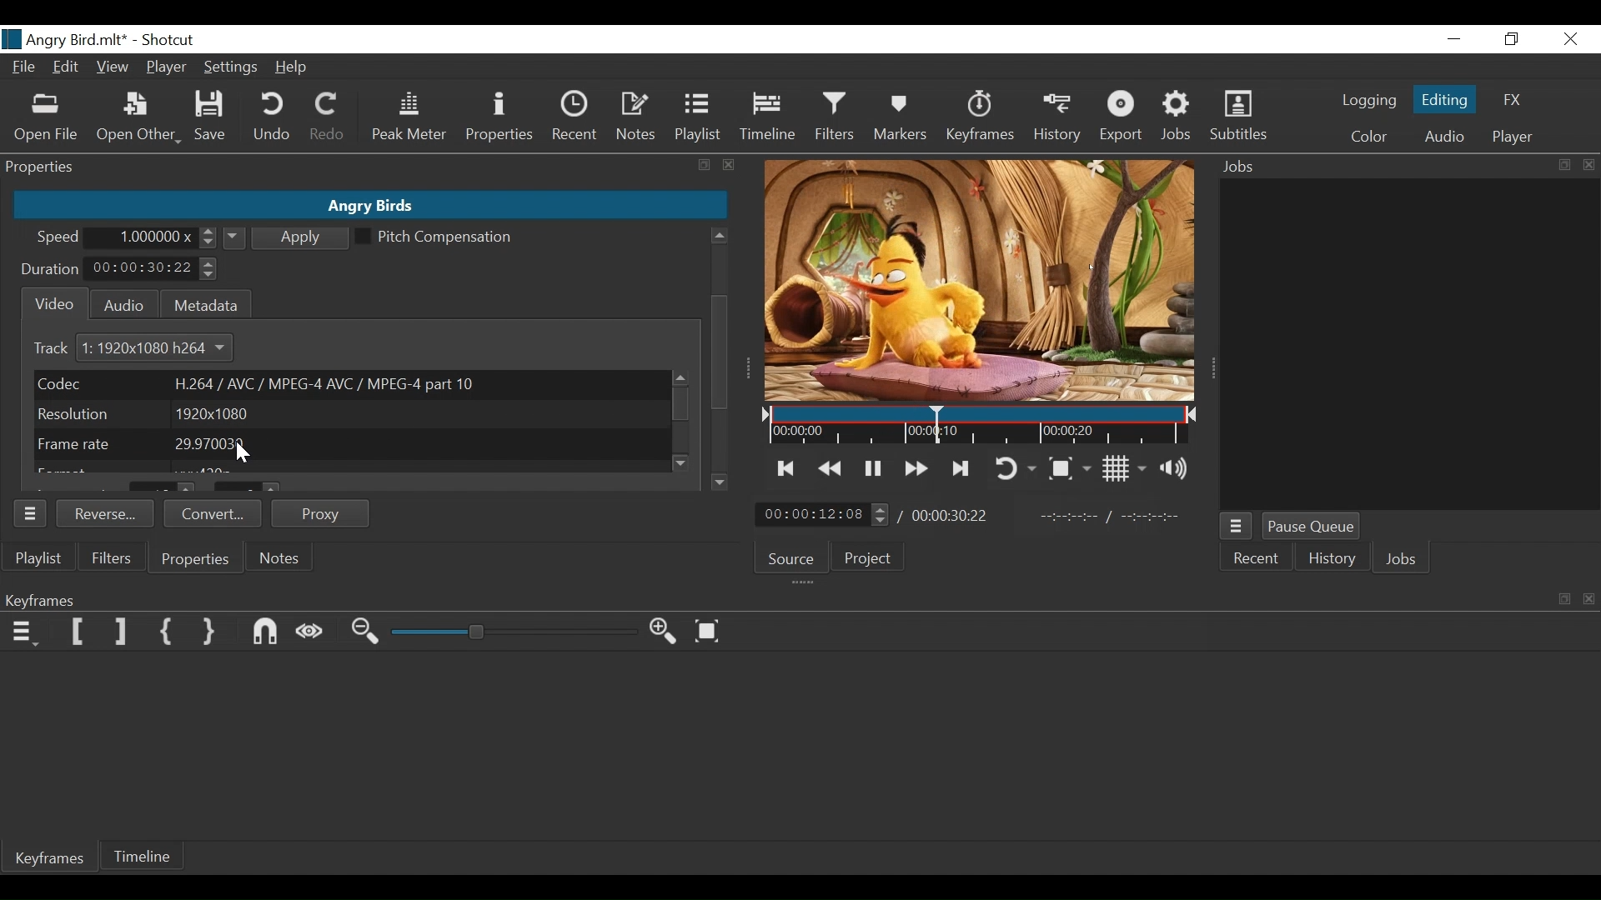 Image resolution: width=1601 pixels, height=900 pixels. What do you see at coordinates (498, 119) in the screenshot?
I see `Properties` at bounding box center [498, 119].